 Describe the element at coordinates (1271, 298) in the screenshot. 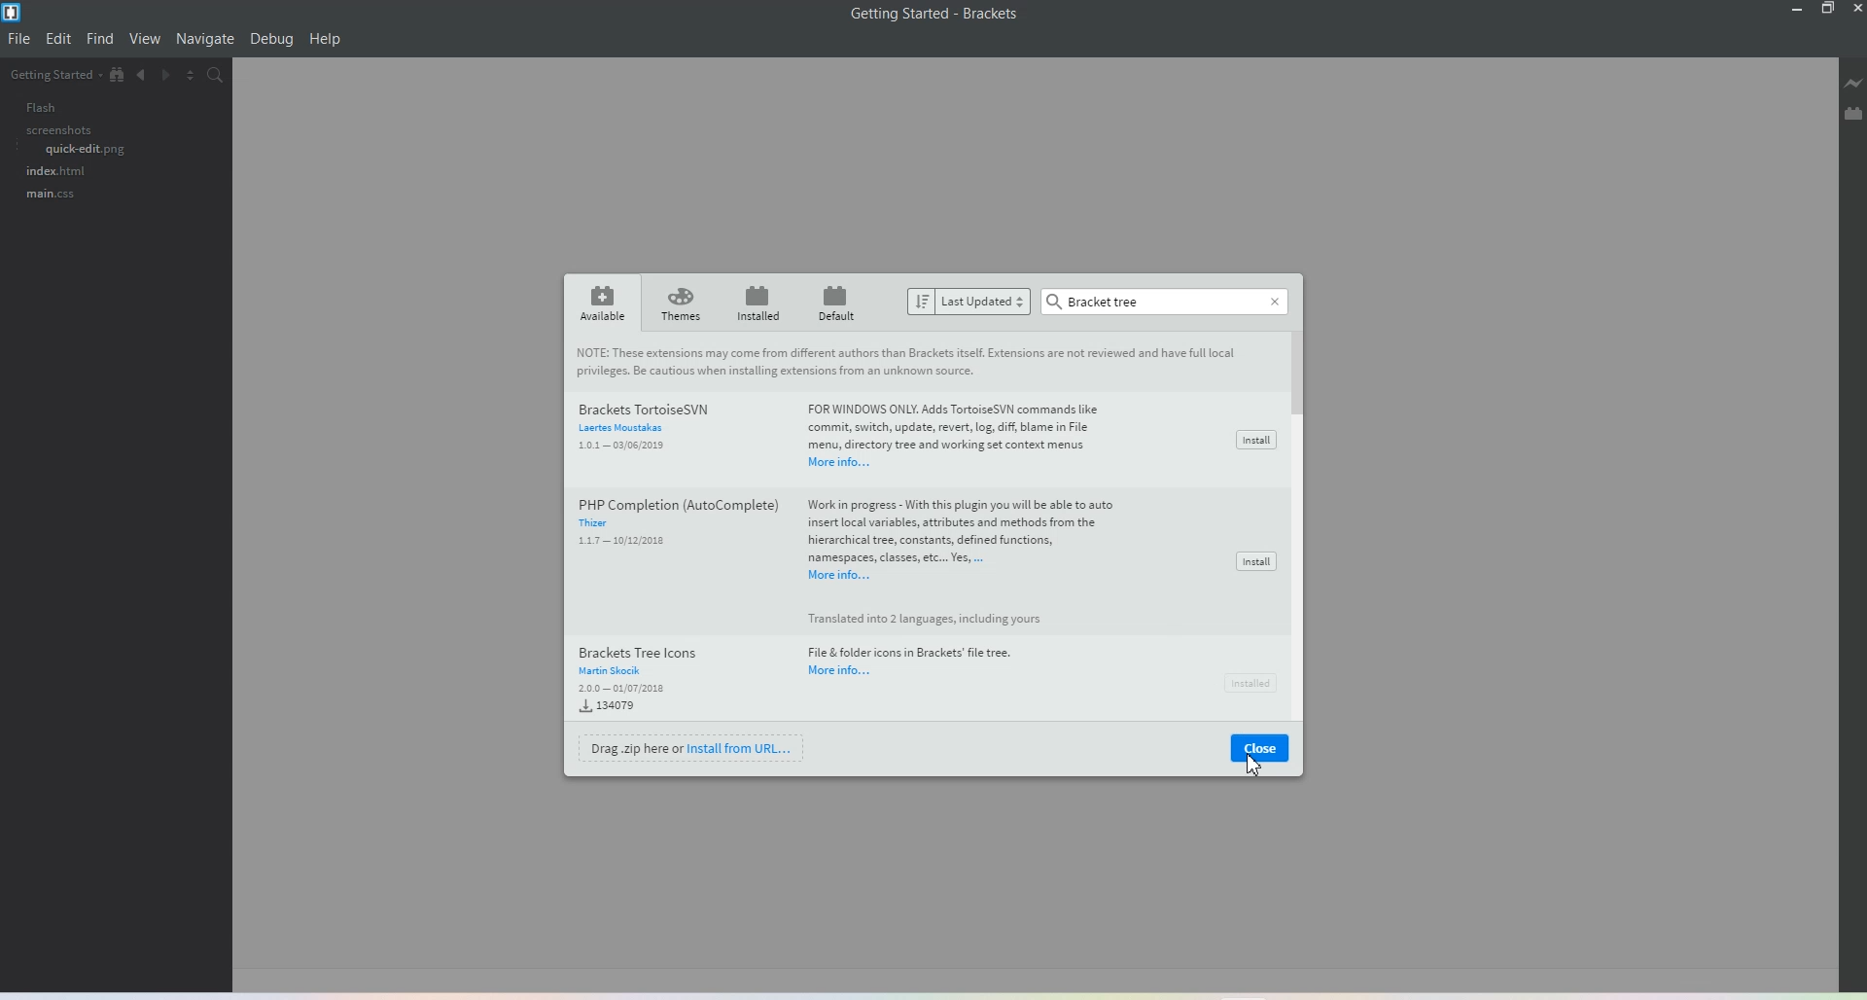

I see `Close` at that location.